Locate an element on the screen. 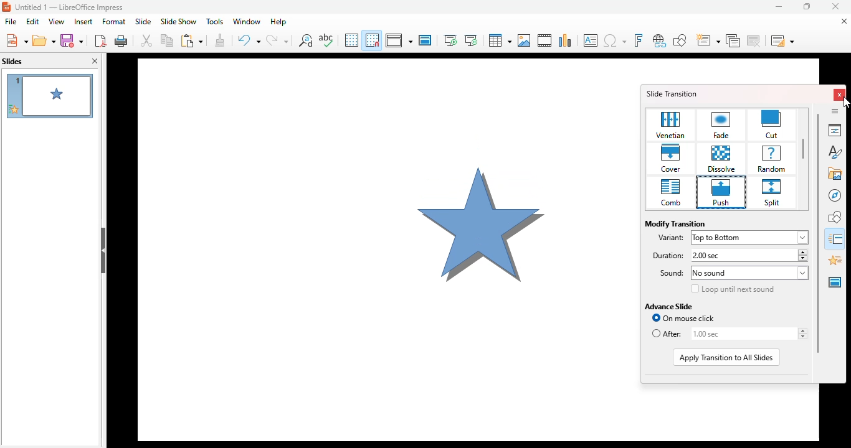 This screenshot has height=448, width=851. 2.00 sec is located at coordinates (744, 256).